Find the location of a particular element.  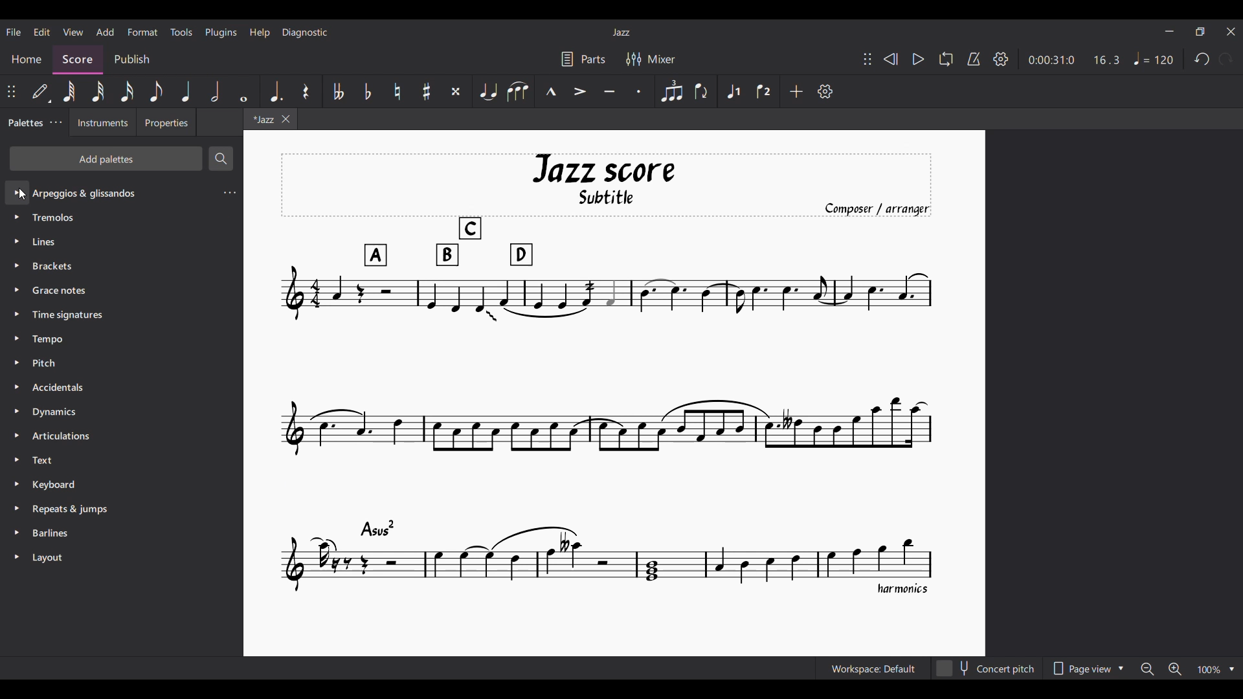

Palettes is located at coordinates (24, 126).